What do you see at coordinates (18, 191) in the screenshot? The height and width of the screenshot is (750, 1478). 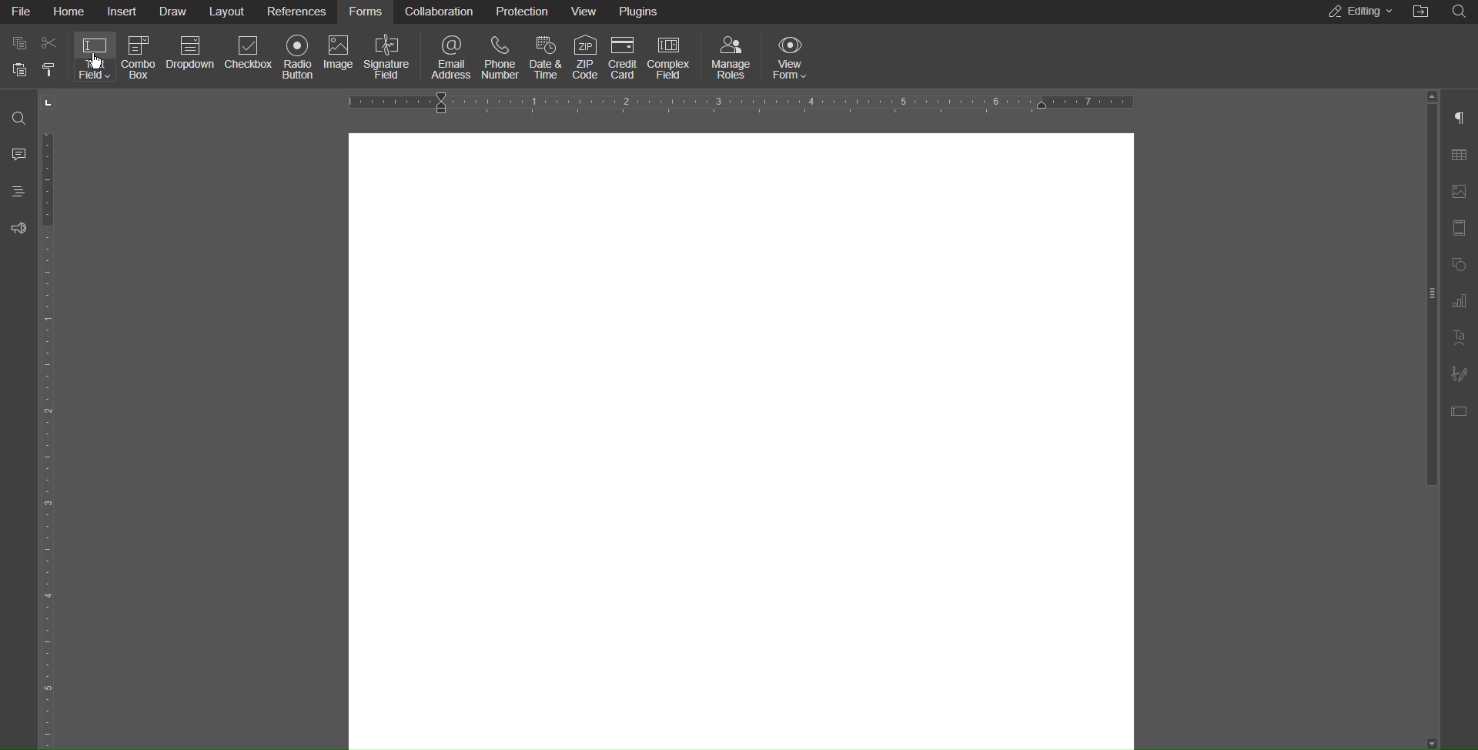 I see `Headings` at bounding box center [18, 191].